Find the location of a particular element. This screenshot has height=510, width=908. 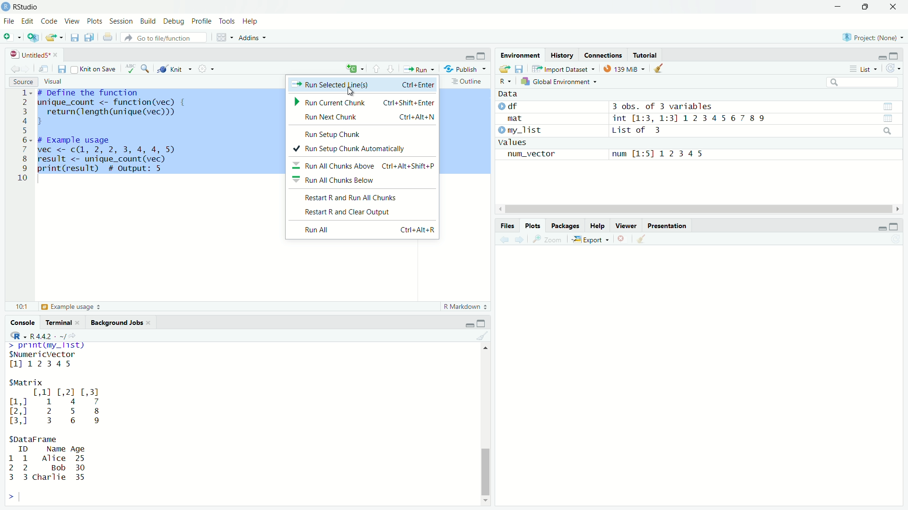

go to file/function is located at coordinates (164, 37).